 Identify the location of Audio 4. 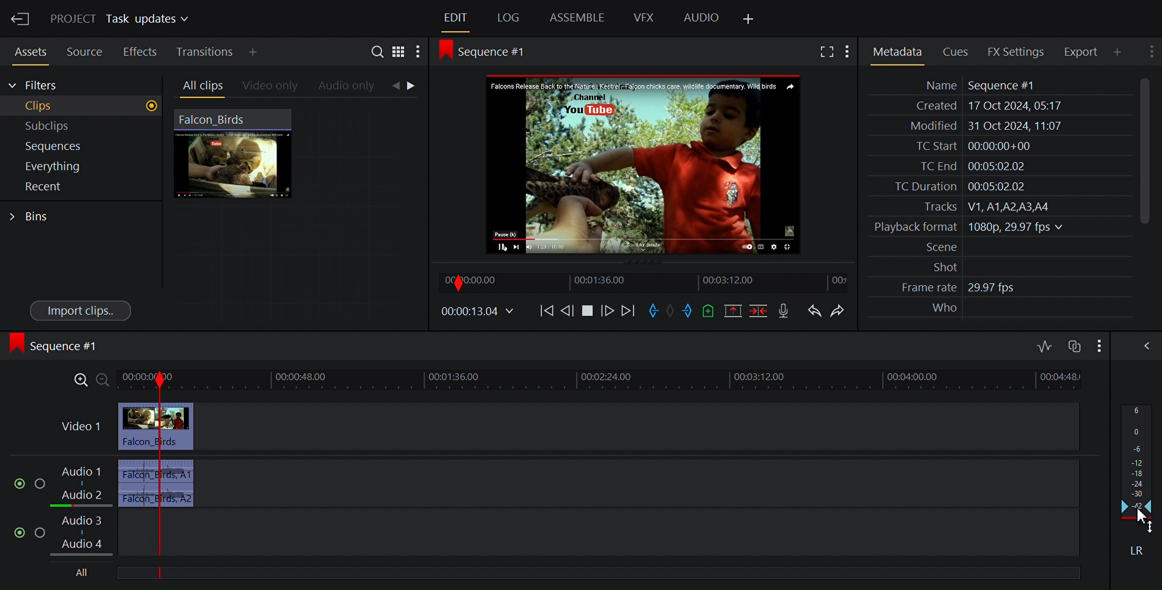
(85, 545).